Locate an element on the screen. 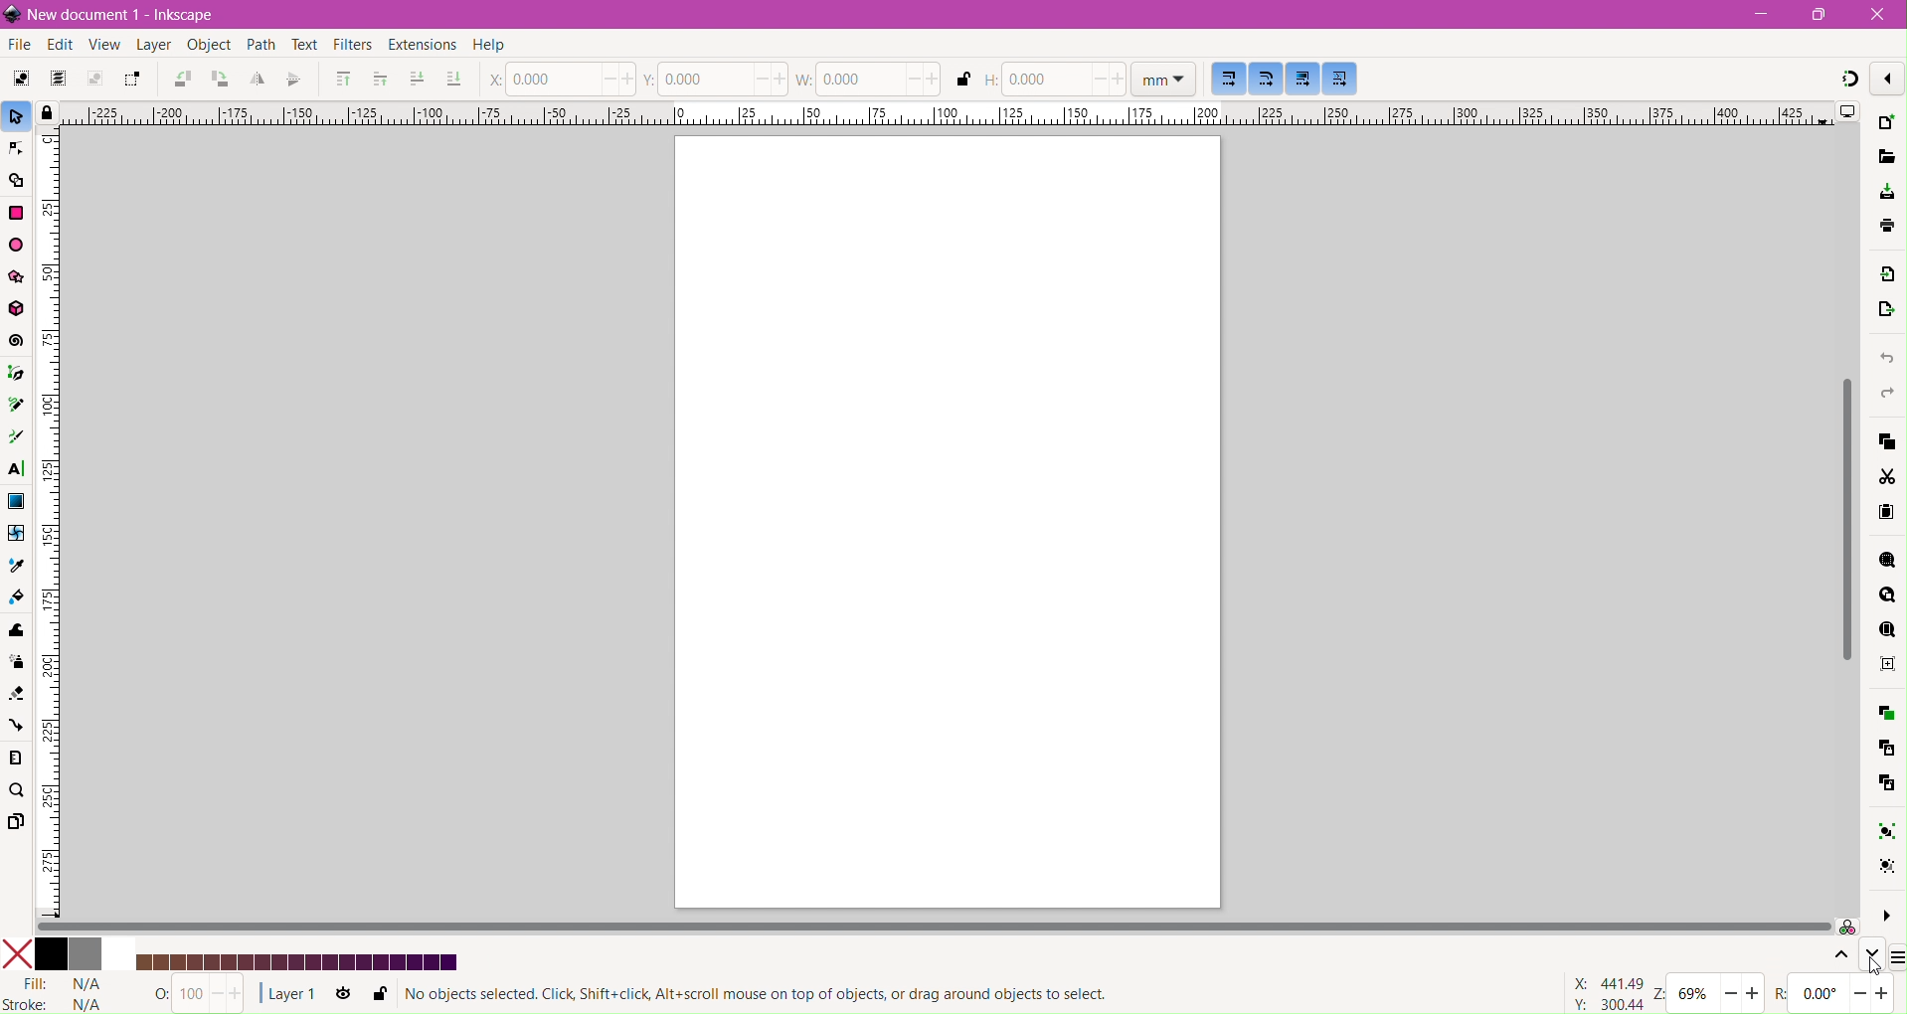 Image resolution: width=1907 pixels, height=1014 pixels. Copy is located at coordinates (1885, 441).